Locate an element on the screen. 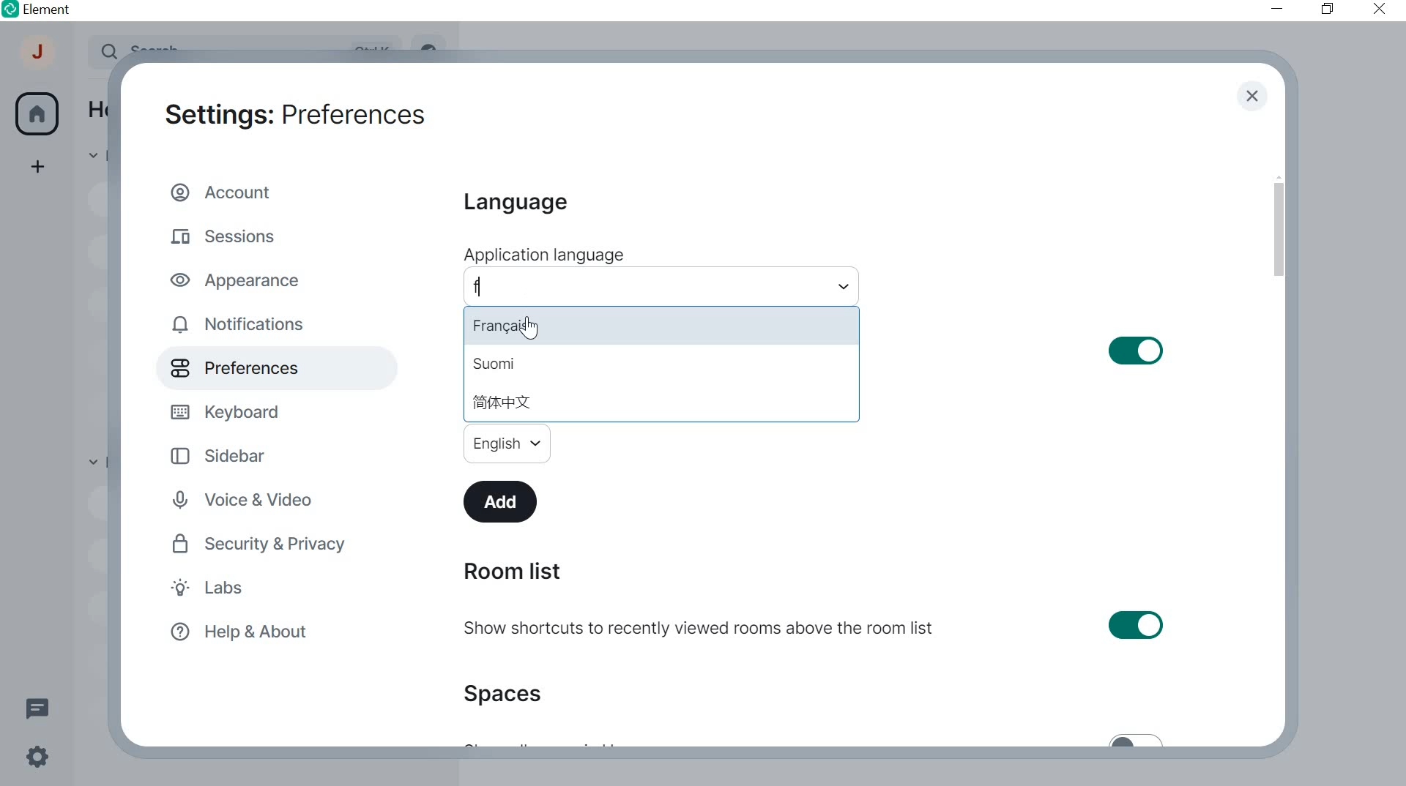 The height and width of the screenshot is (786, 1406). CHINES is located at coordinates (502, 402).